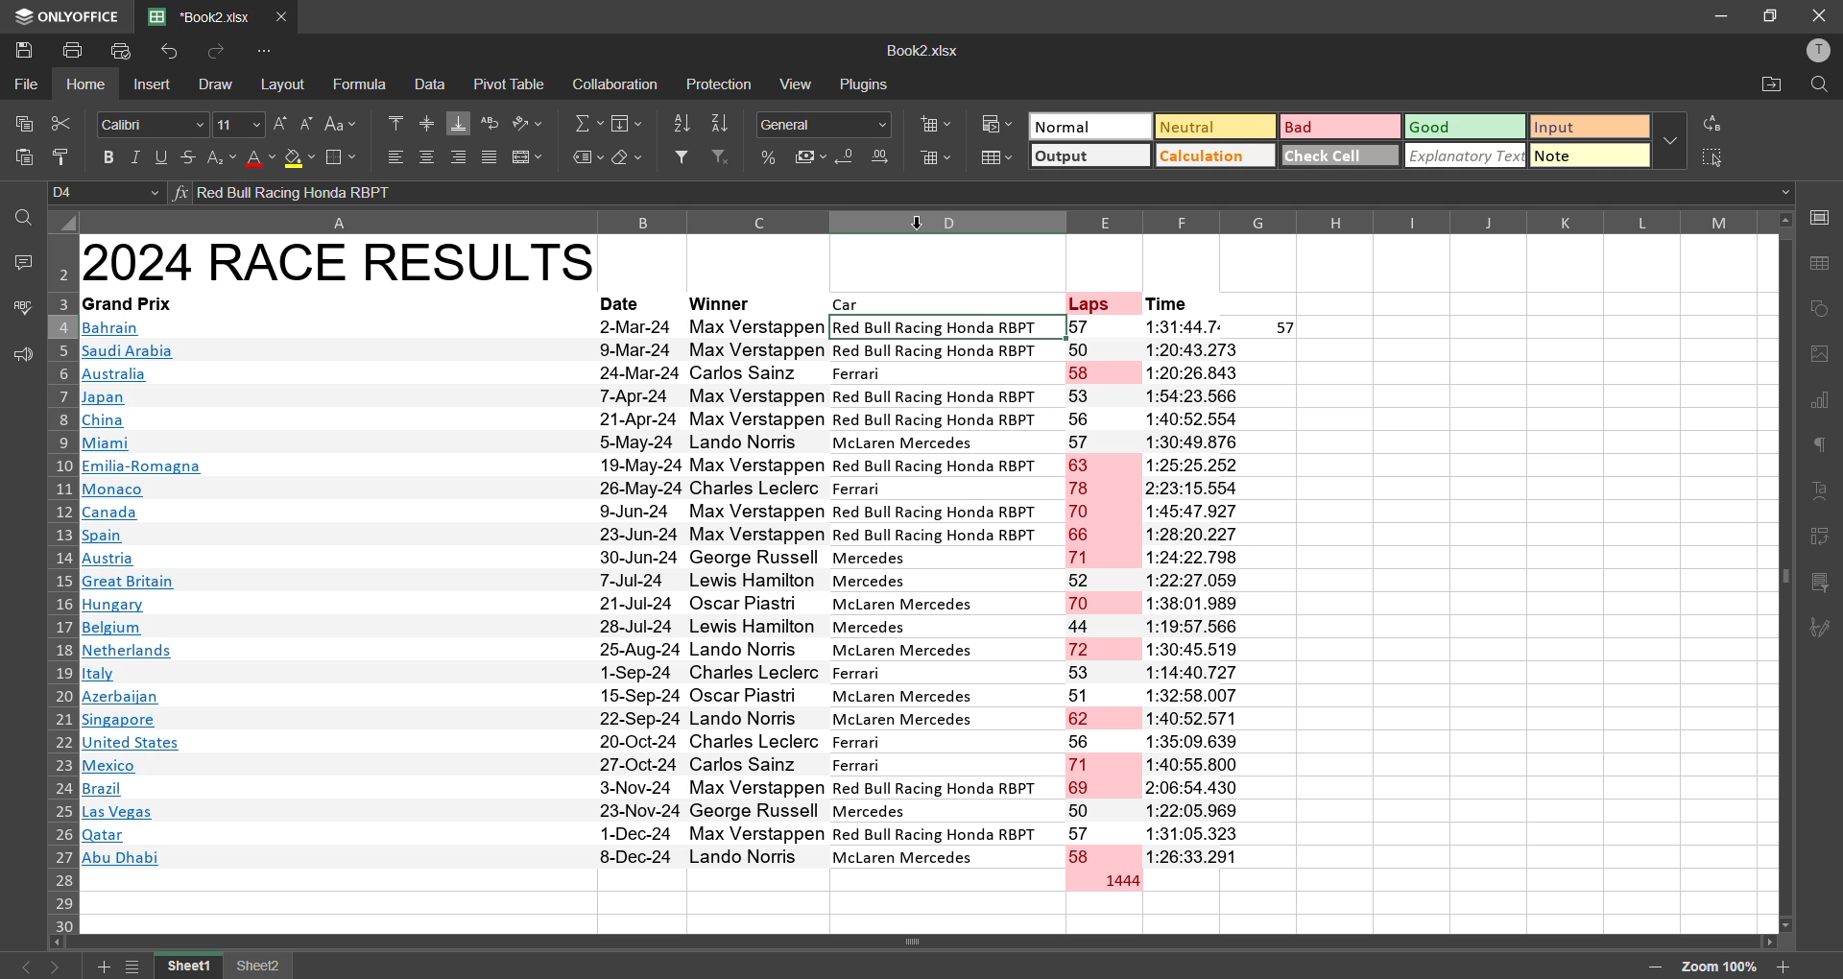  What do you see at coordinates (1821, 354) in the screenshot?
I see `images` at bounding box center [1821, 354].